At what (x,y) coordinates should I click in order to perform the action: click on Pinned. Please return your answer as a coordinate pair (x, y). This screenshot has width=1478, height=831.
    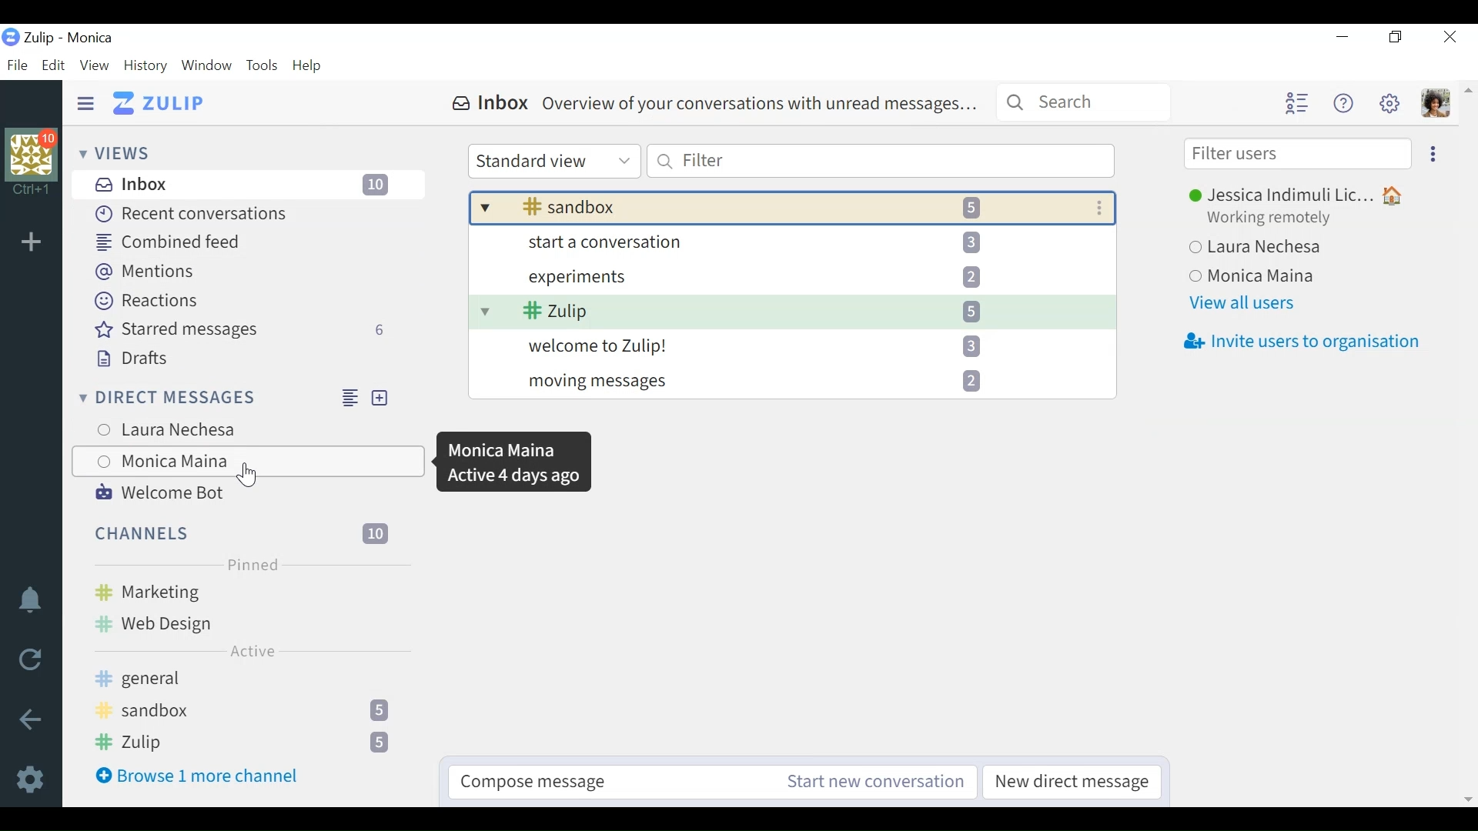
    Looking at the image, I should click on (249, 563).